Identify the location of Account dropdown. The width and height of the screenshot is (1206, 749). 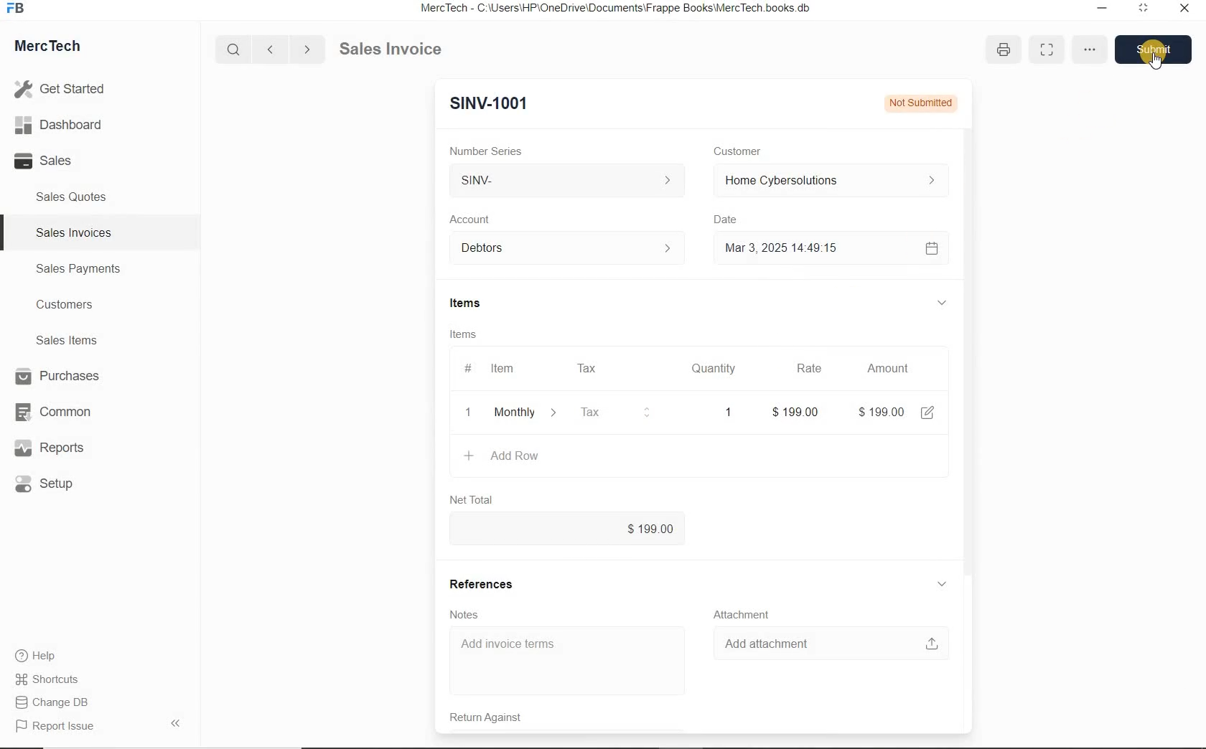
(569, 250).